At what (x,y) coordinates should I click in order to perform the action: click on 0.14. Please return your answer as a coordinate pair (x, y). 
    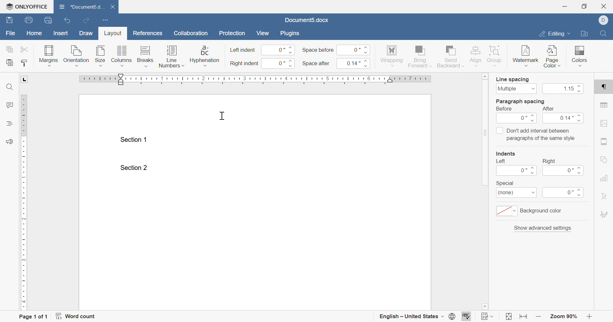
    Looking at the image, I should click on (356, 63).